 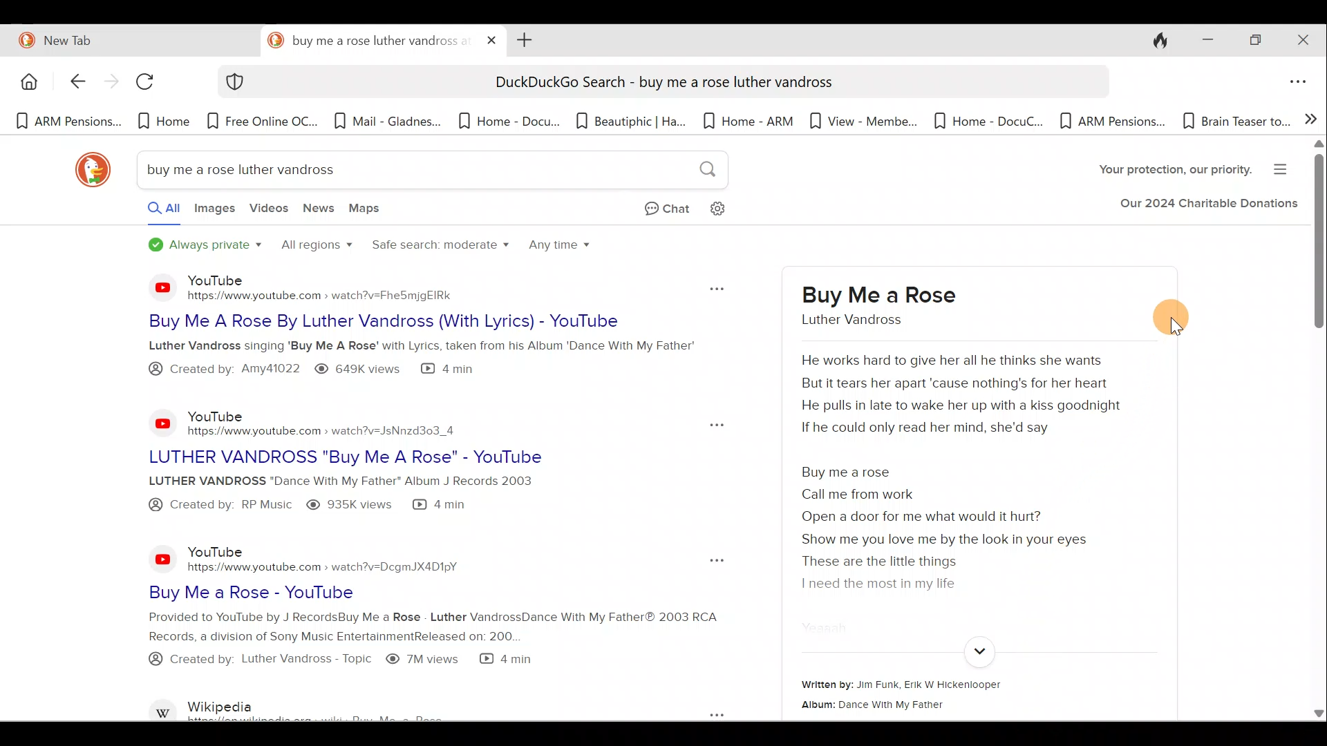 What do you see at coordinates (656, 210) in the screenshot?
I see `Chat privately with AI` at bounding box center [656, 210].